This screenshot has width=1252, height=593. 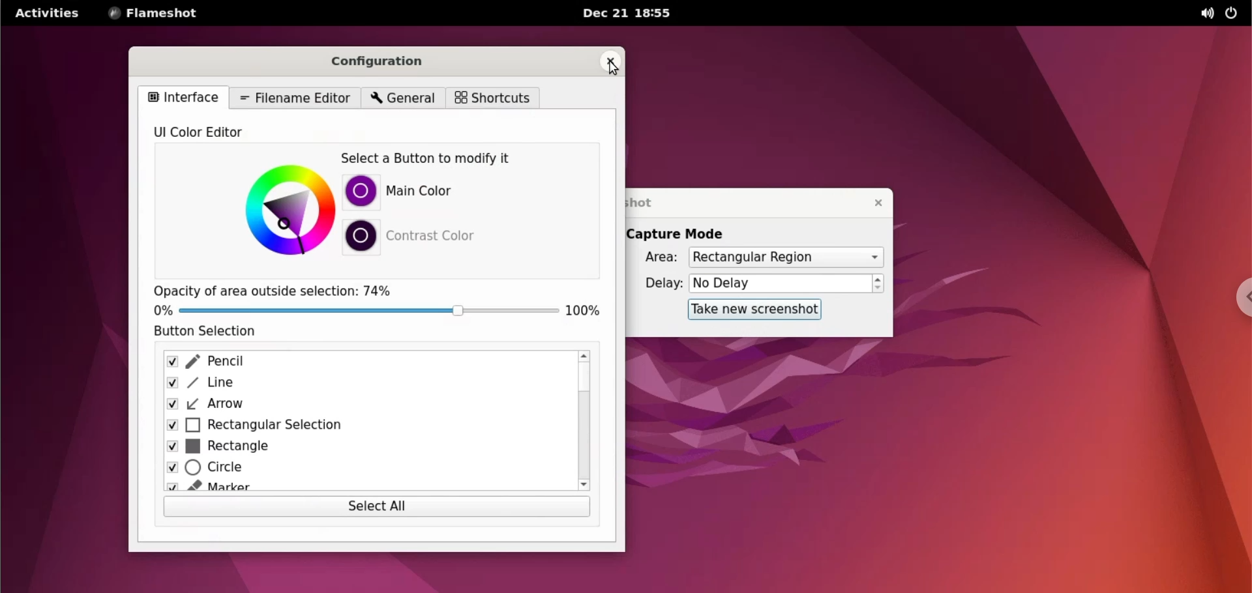 What do you see at coordinates (357, 489) in the screenshot?
I see `marker` at bounding box center [357, 489].